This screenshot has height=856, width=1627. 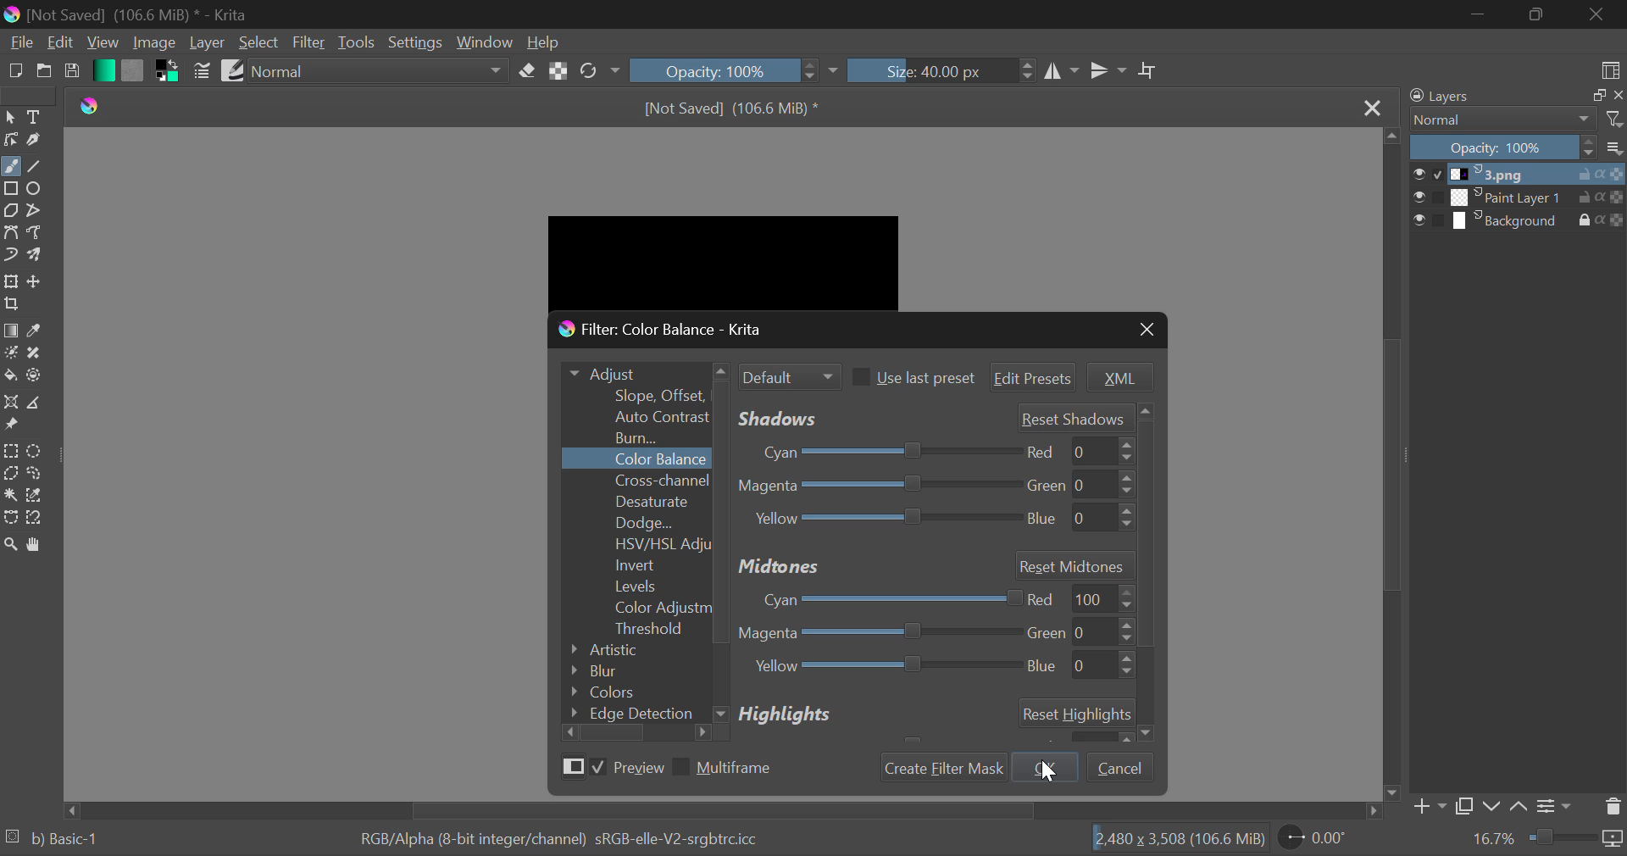 What do you see at coordinates (1519, 175) in the screenshot?
I see `1.png` at bounding box center [1519, 175].